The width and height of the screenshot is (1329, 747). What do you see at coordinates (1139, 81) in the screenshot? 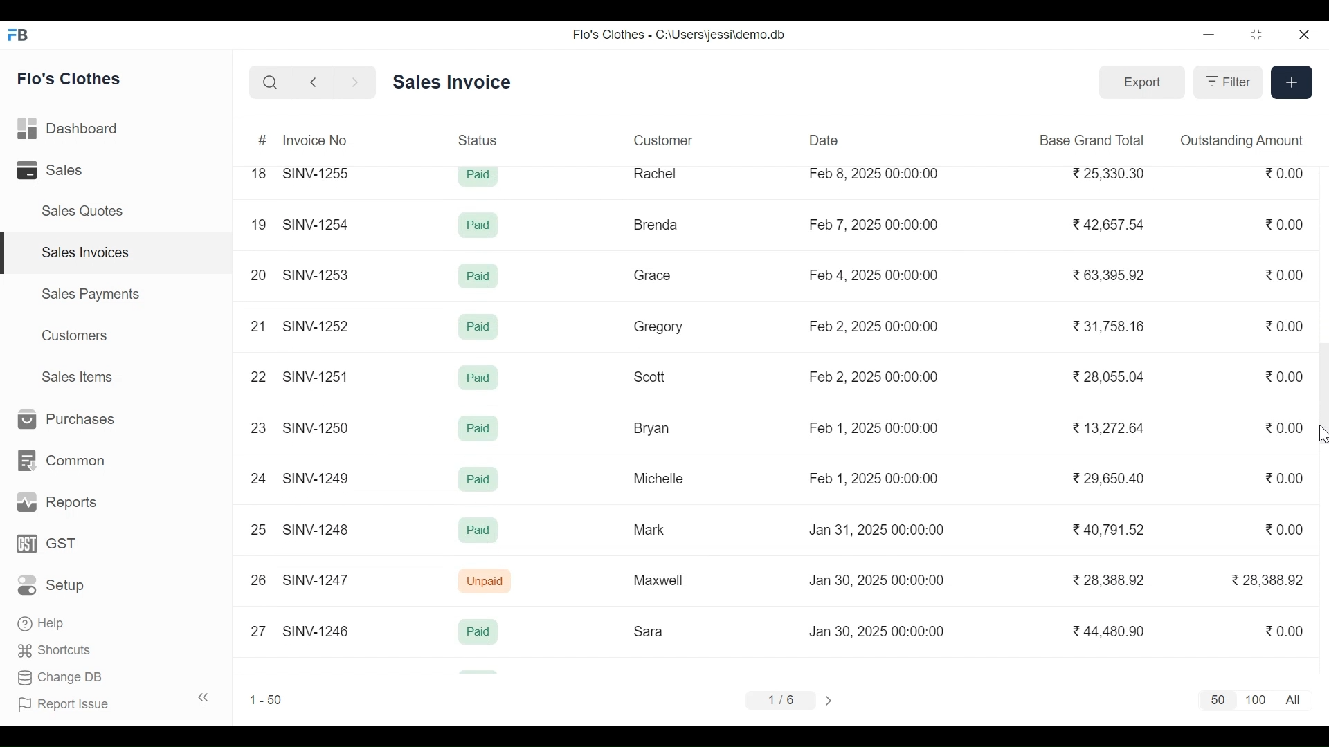
I see `Export` at bounding box center [1139, 81].